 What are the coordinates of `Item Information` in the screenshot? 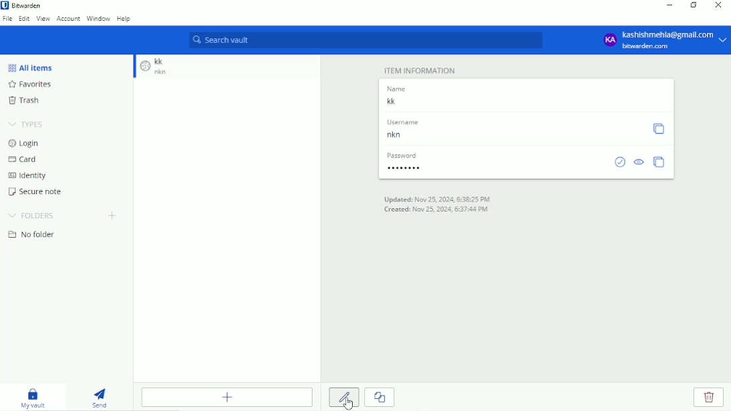 It's located at (420, 70).